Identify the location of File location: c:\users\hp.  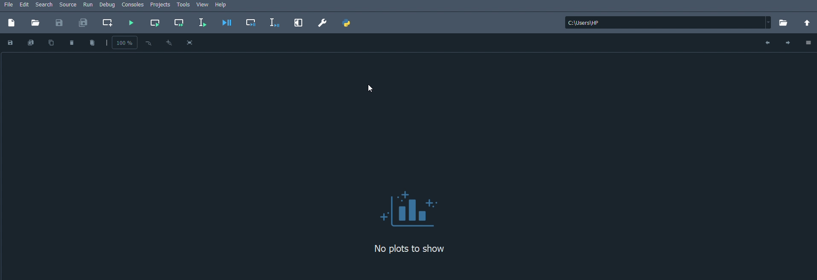
(669, 22).